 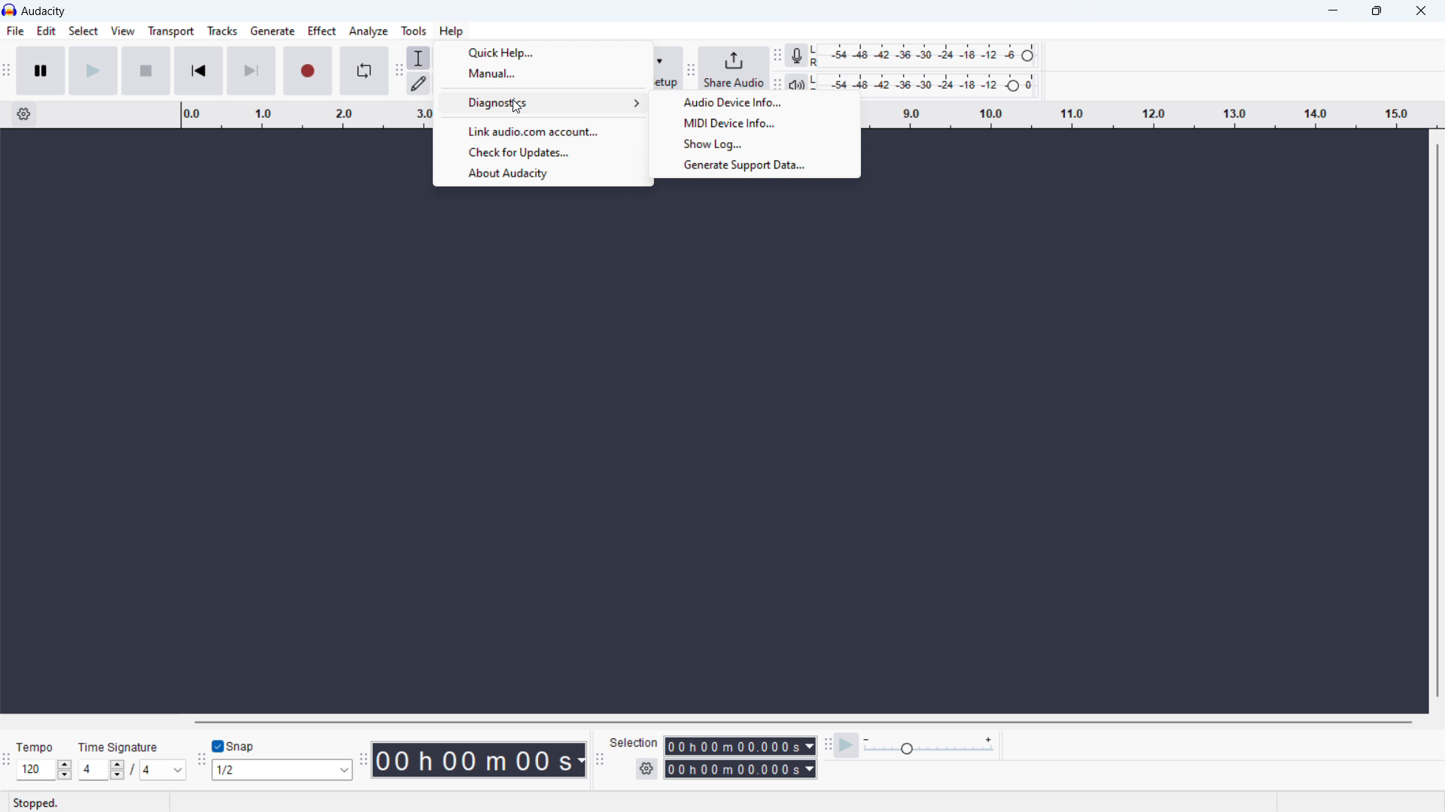 I want to click on skip to start, so click(x=199, y=71).